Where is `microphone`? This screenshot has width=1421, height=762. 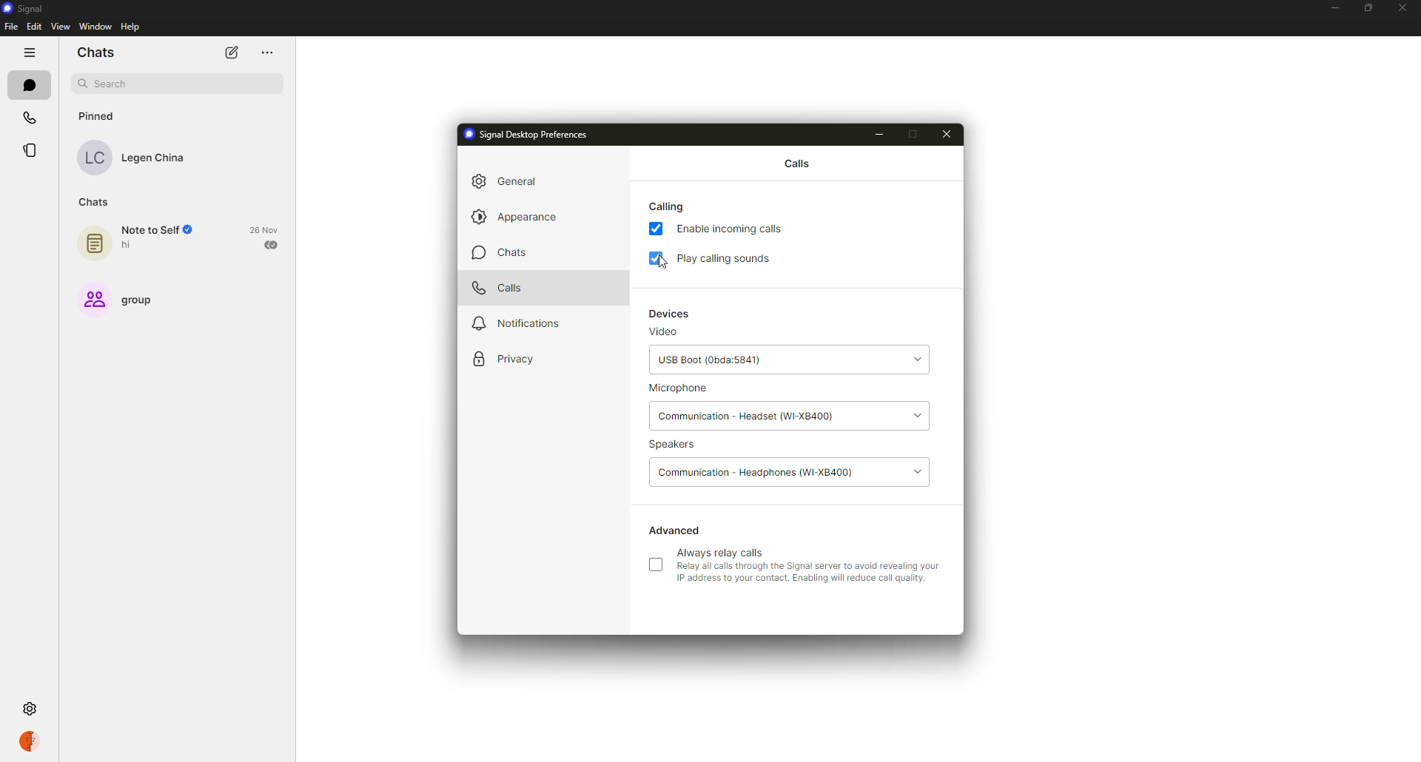 microphone is located at coordinates (693, 387).